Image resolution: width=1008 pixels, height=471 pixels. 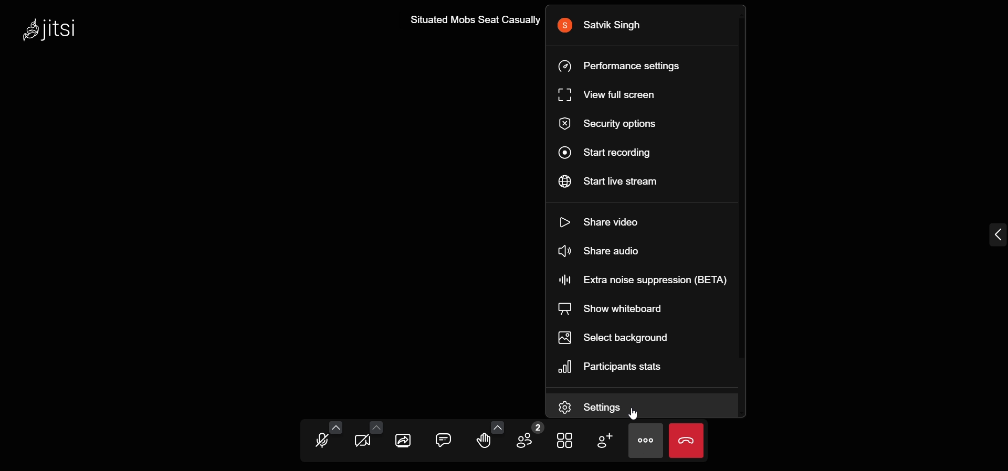 I want to click on share screen, so click(x=405, y=438).